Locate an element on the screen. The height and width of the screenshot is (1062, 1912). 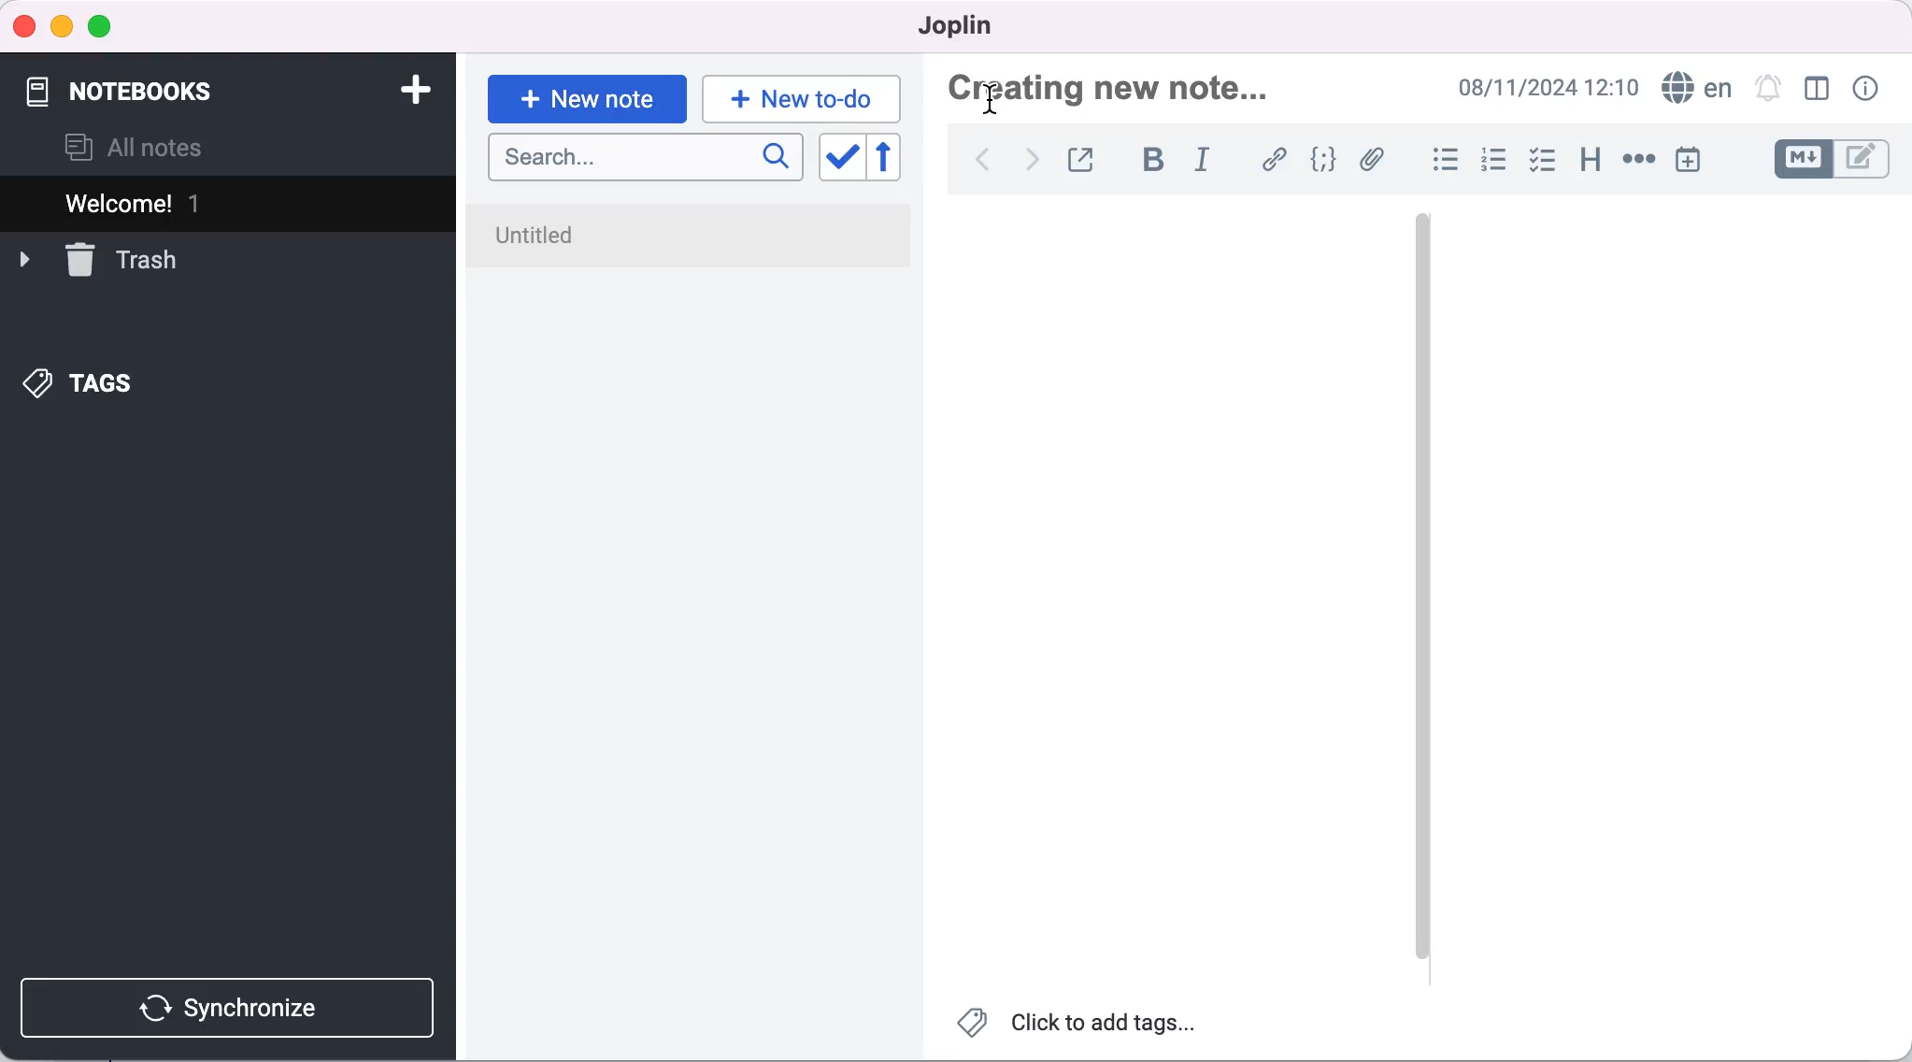
vertical slider is located at coordinates (1421, 597).